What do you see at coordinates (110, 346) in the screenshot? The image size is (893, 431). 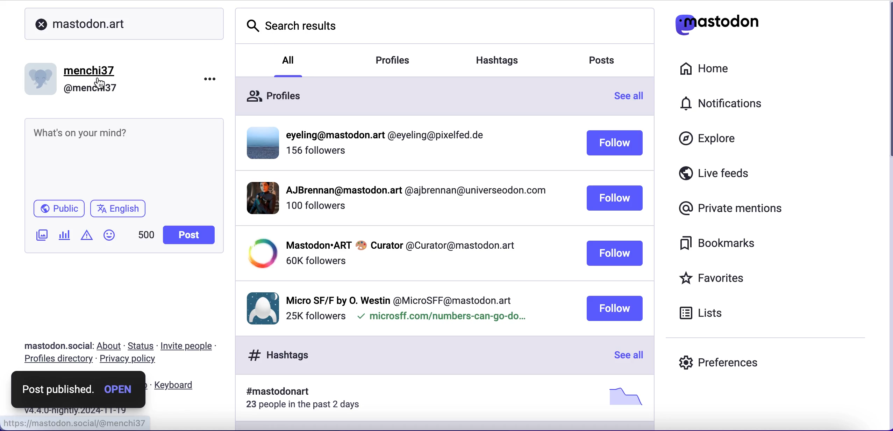 I see `about` at bounding box center [110, 346].